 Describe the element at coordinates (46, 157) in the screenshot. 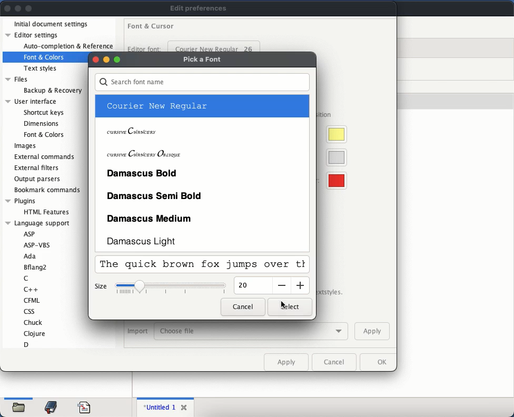

I see `external commands` at that location.